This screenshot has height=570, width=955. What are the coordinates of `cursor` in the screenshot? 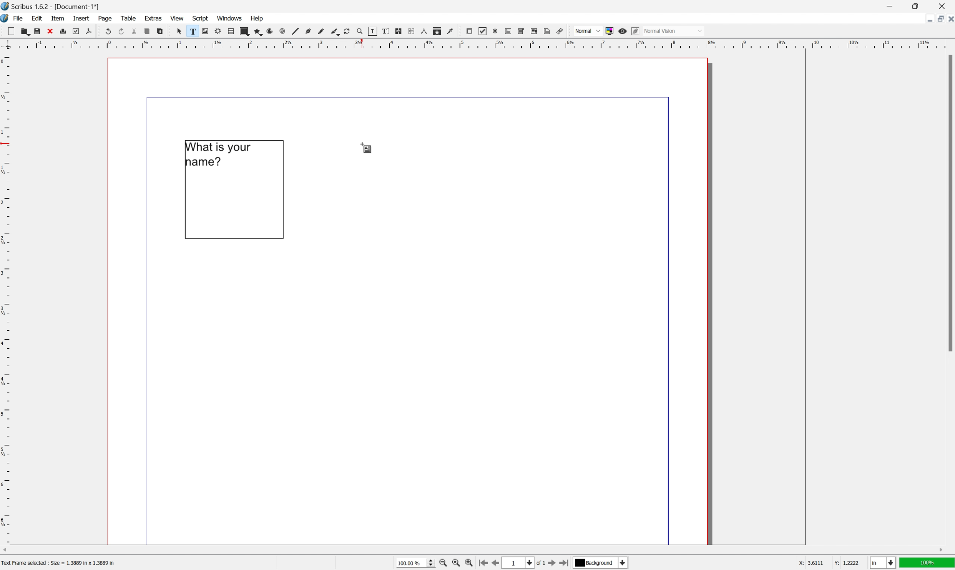 It's located at (368, 147).